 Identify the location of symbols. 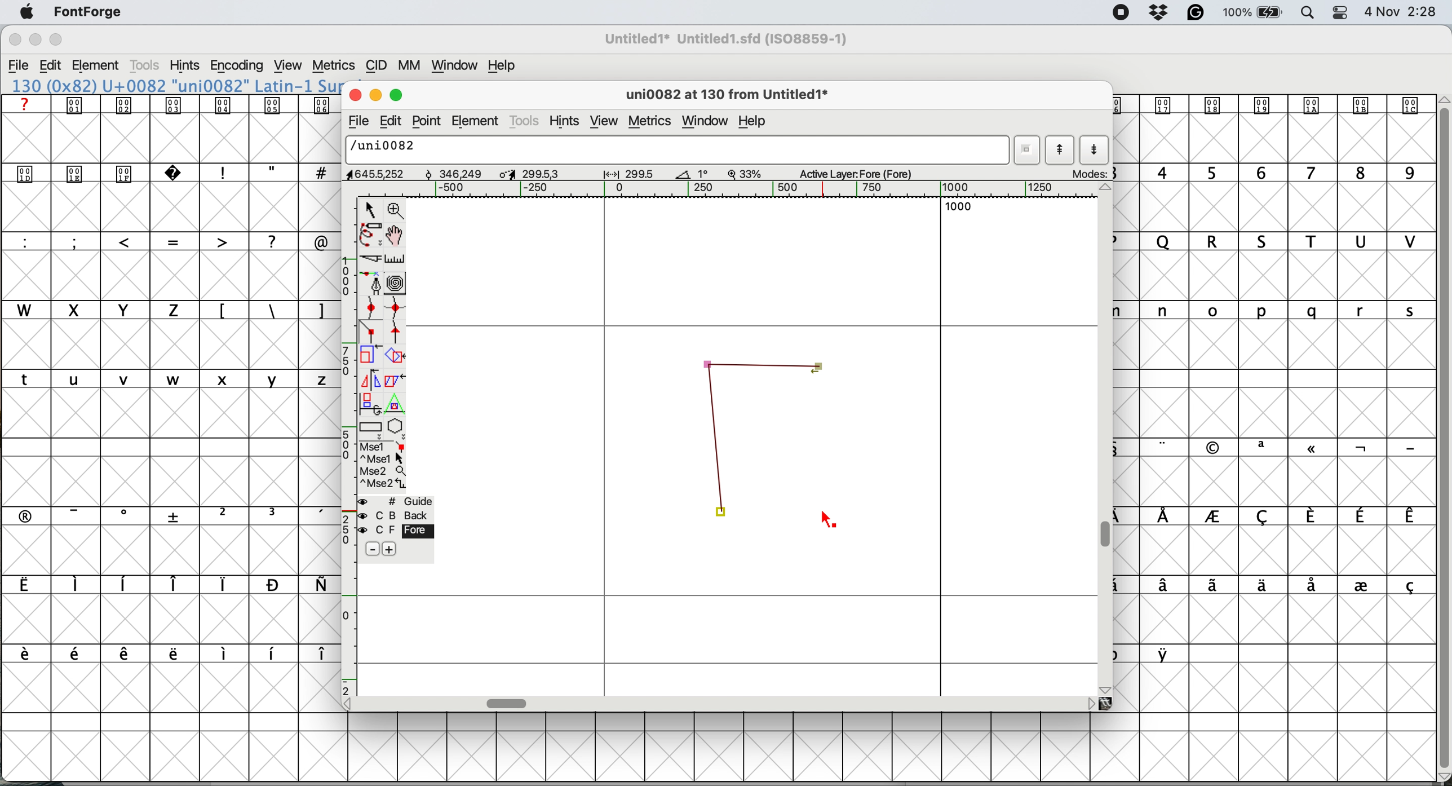
(175, 654).